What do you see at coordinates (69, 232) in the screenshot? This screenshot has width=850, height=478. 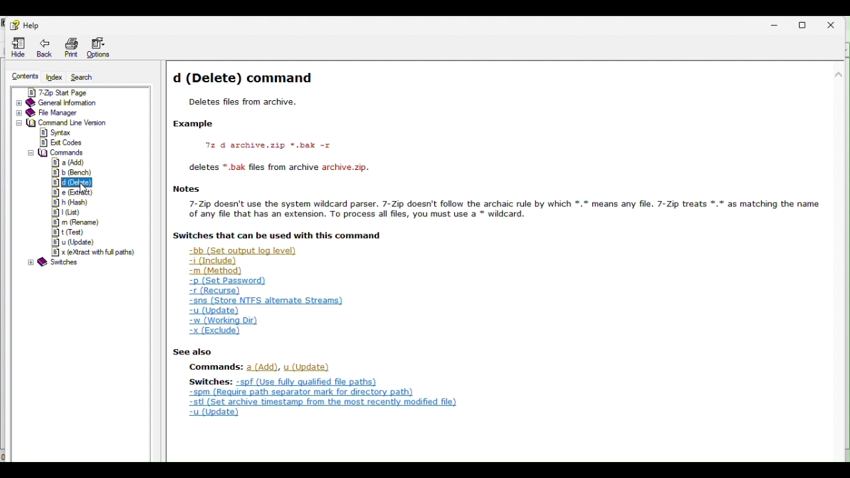 I see `t` at bounding box center [69, 232].